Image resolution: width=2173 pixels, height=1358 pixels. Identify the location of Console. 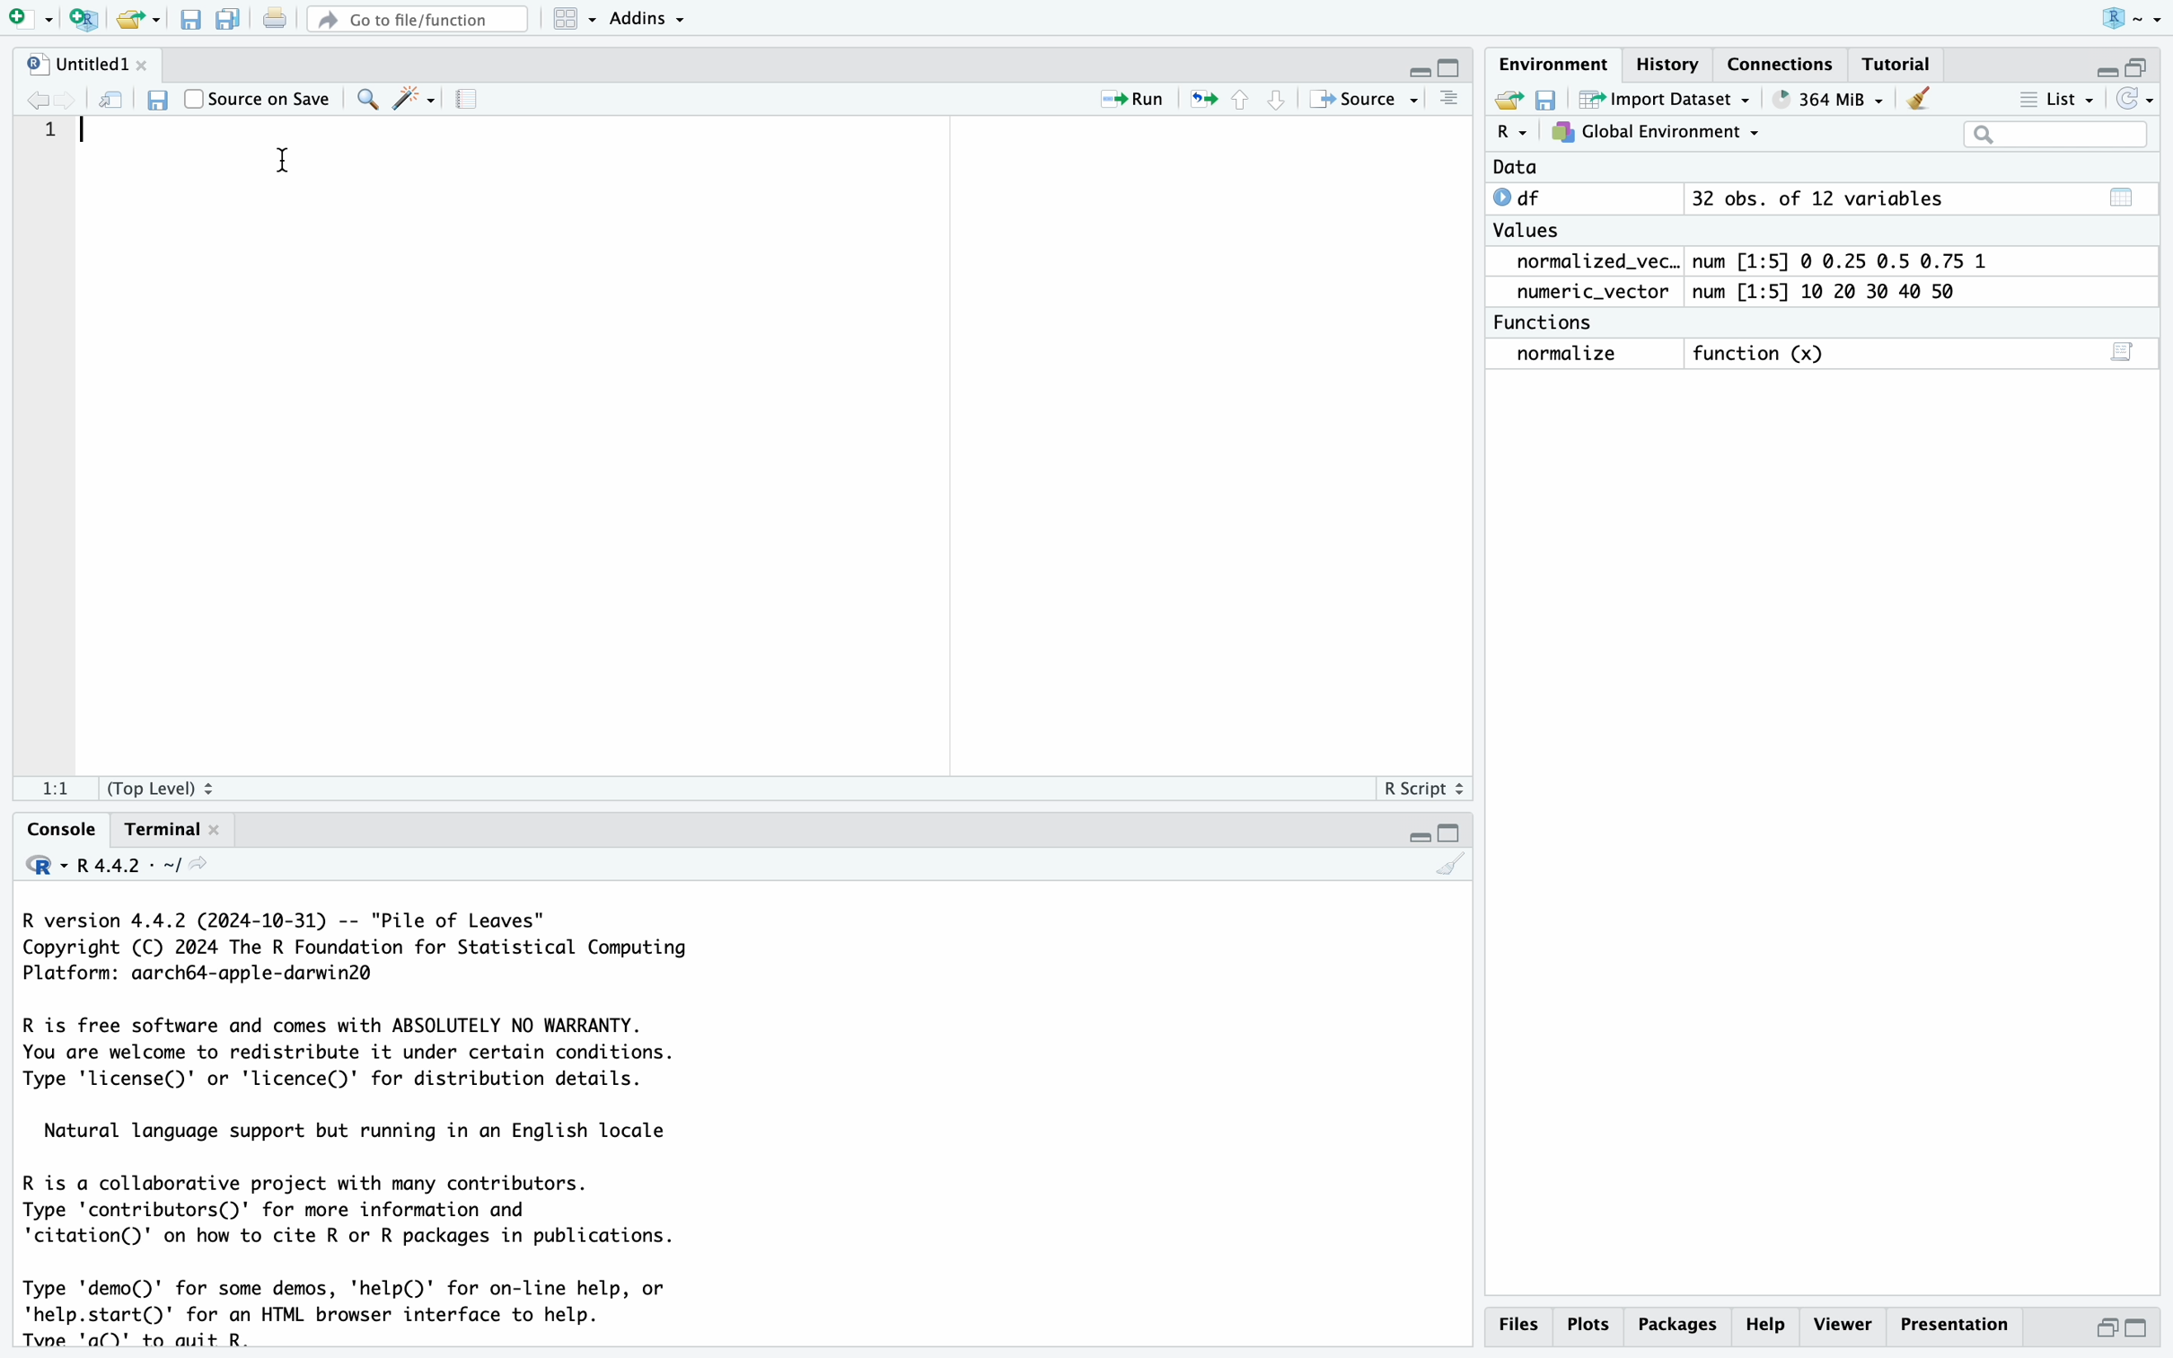
(57, 827).